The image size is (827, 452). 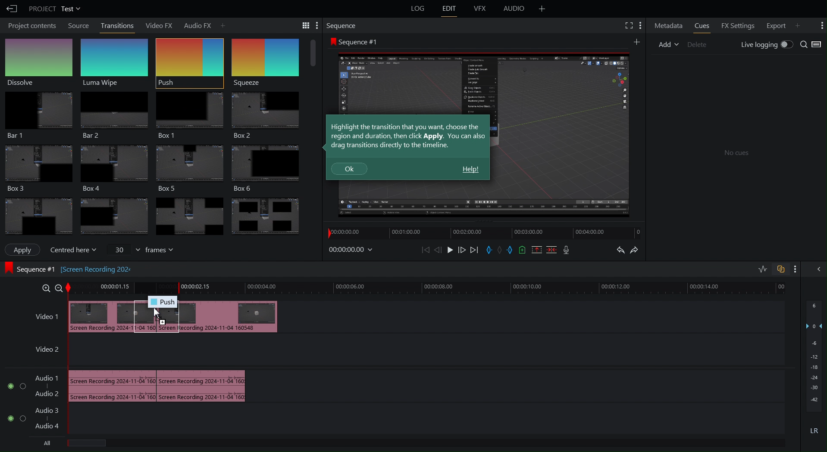 What do you see at coordinates (765, 45) in the screenshot?
I see `Live Logging` at bounding box center [765, 45].